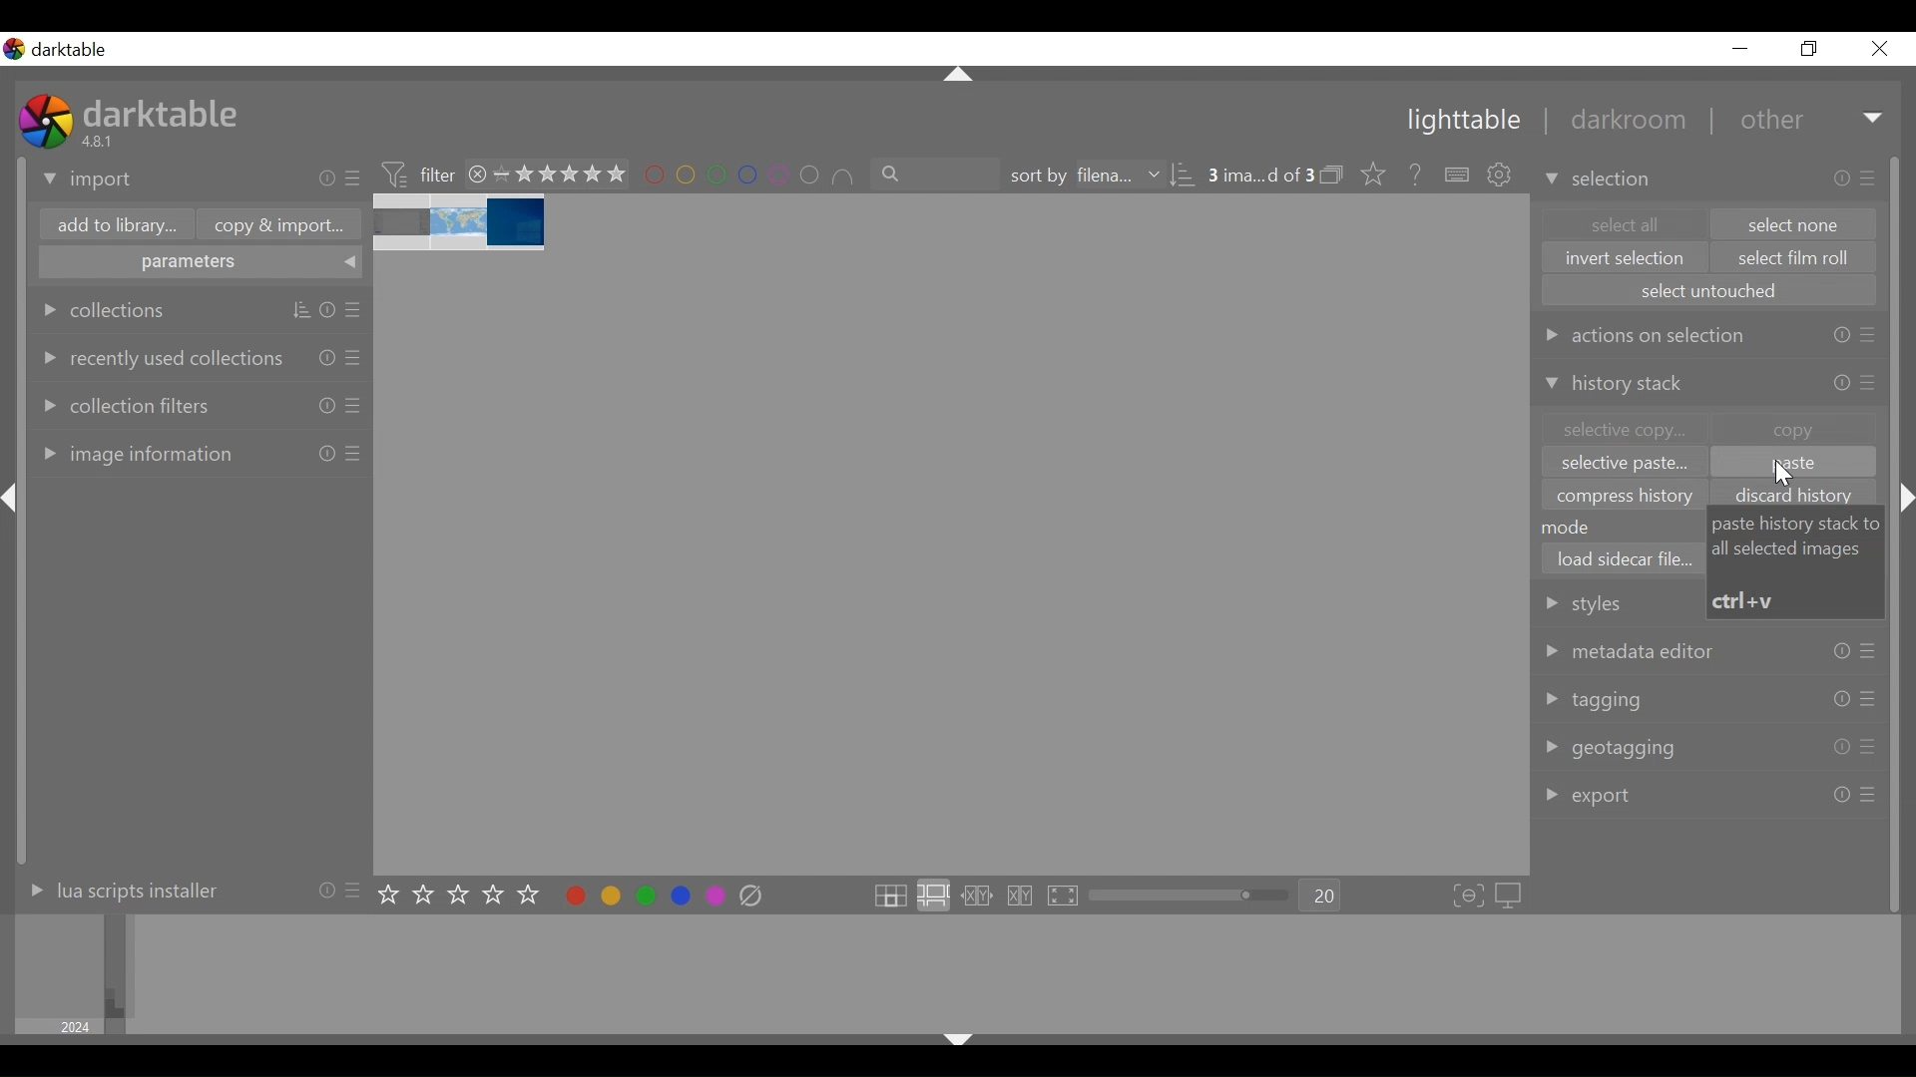  What do you see at coordinates (1190, 896) in the screenshot?
I see `zoom` at bounding box center [1190, 896].